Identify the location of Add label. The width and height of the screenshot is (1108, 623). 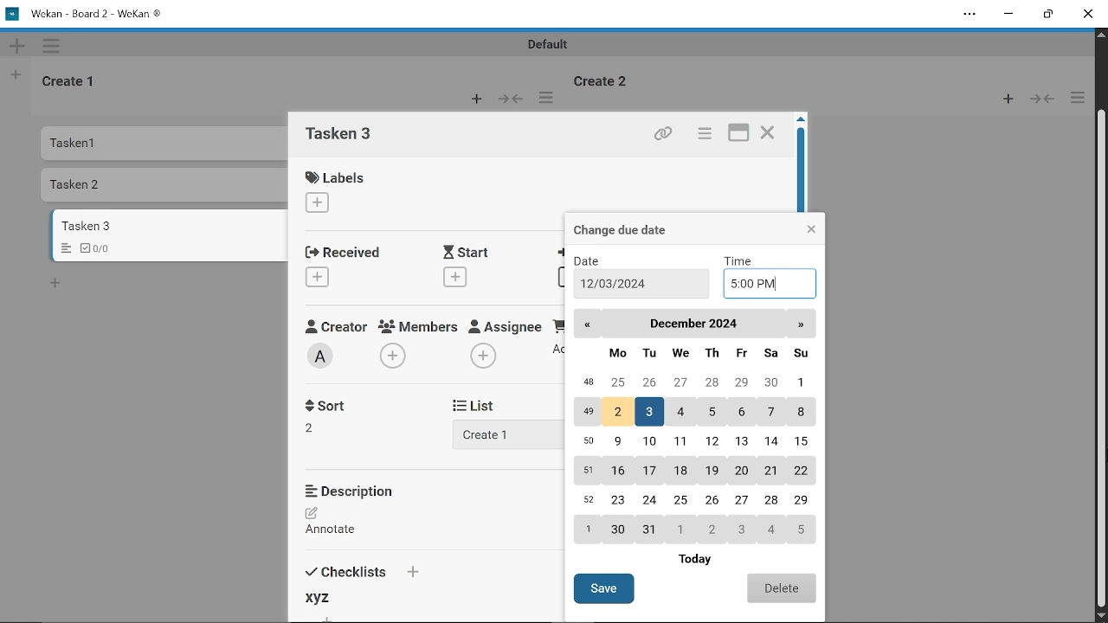
(325, 204).